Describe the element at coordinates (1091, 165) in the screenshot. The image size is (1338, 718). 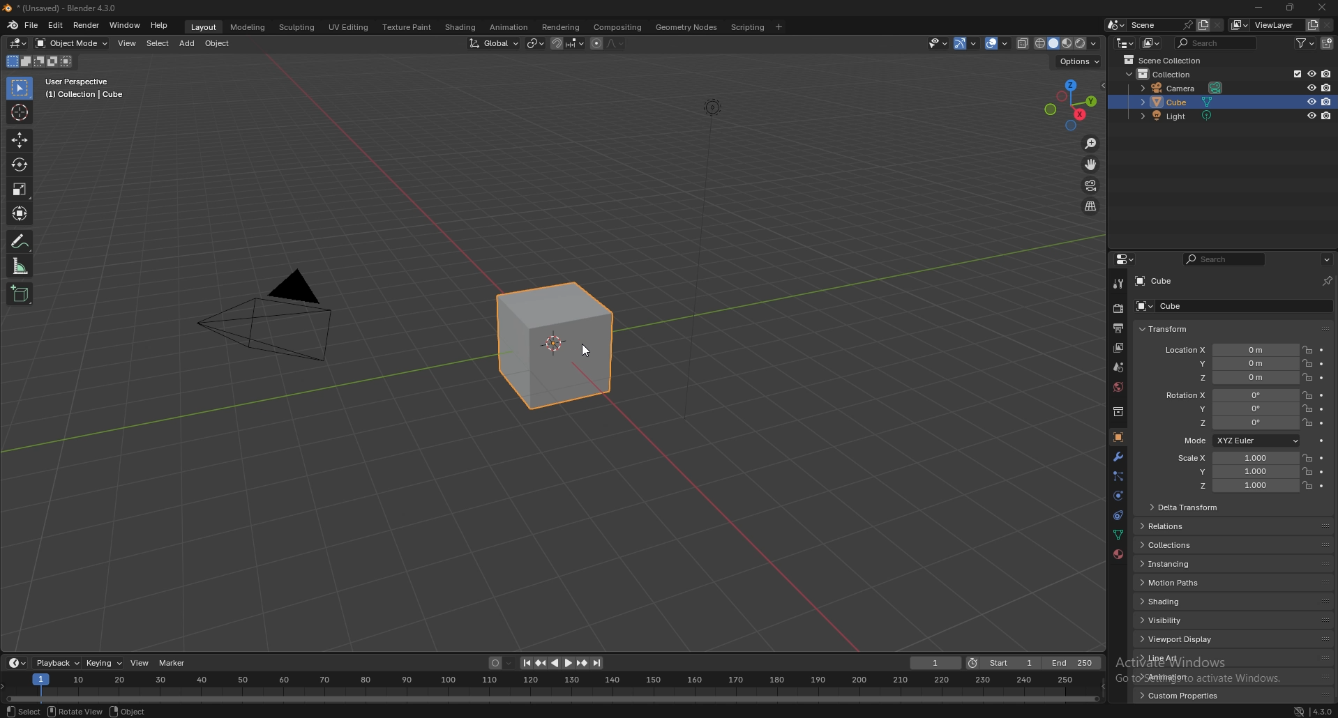
I see `move` at that location.